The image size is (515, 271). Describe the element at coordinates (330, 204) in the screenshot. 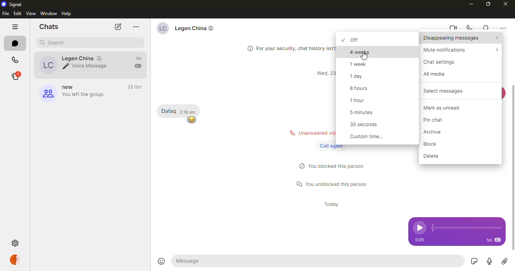

I see `time` at that location.